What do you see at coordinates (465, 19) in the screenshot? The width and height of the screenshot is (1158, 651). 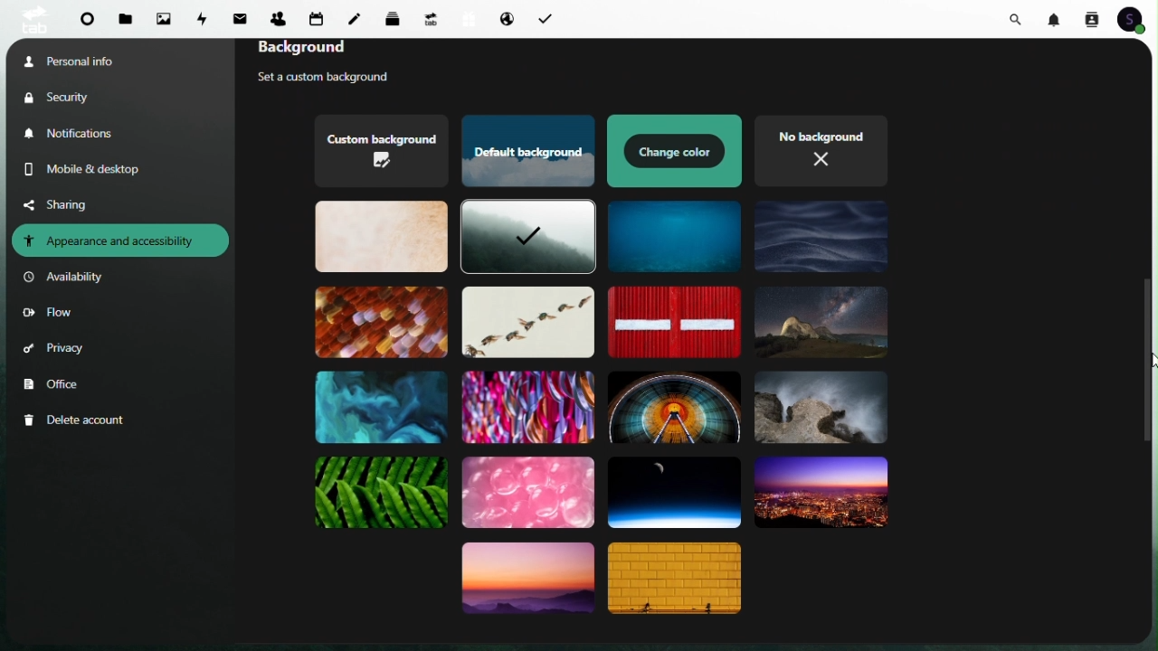 I see `free trail` at bounding box center [465, 19].